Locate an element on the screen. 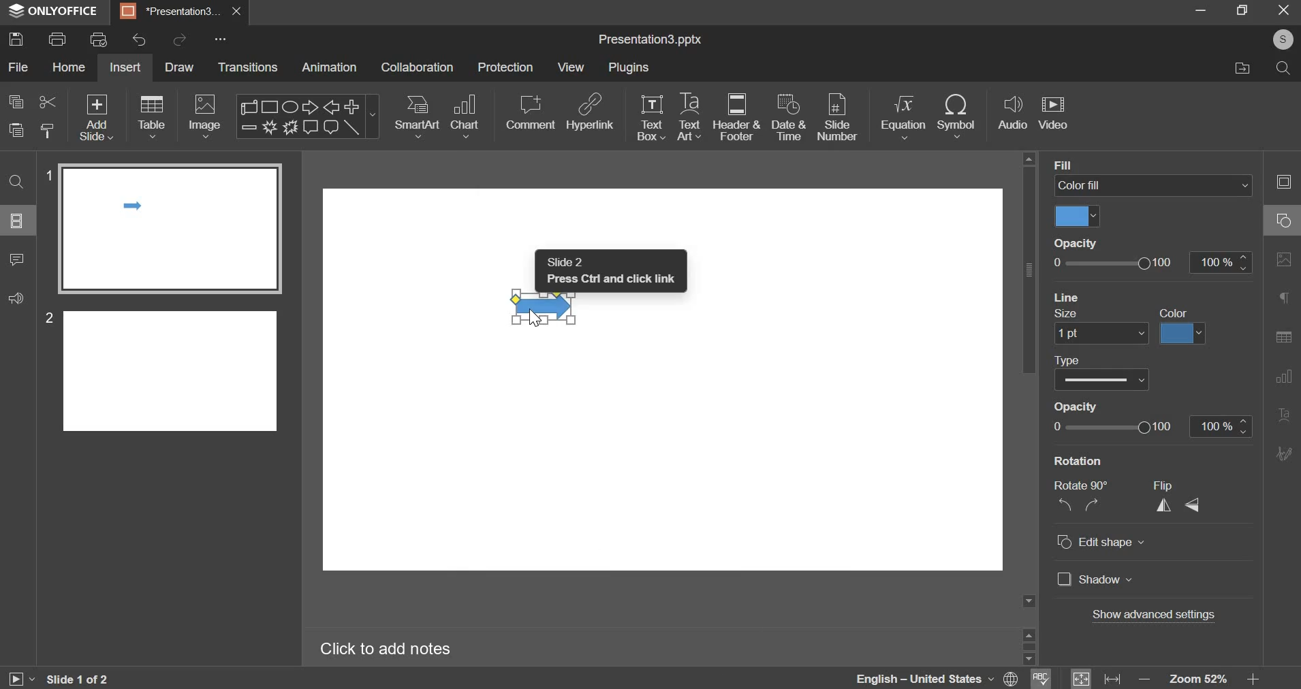  text box is located at coordinates (651, 118).